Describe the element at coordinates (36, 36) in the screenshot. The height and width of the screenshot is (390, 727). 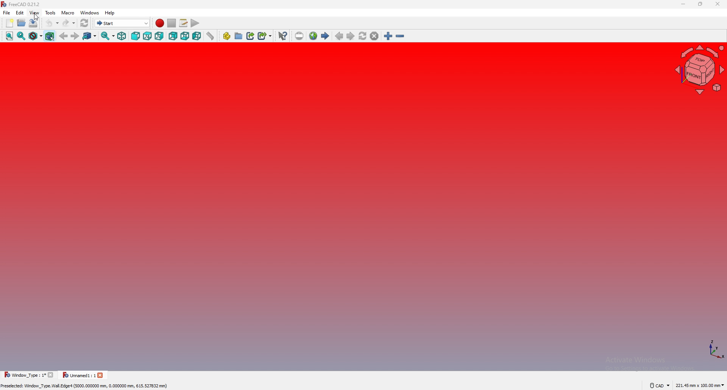
I see `draw style` at that location.